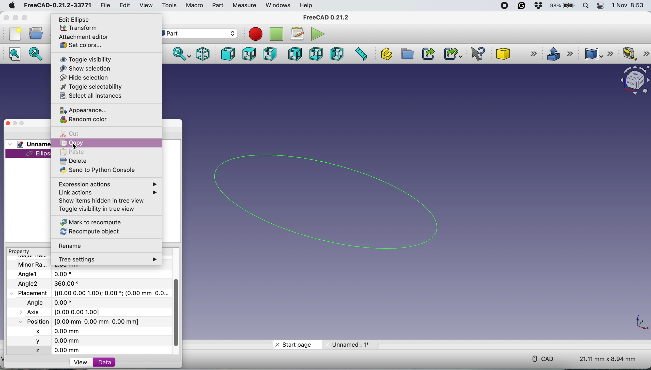 The height and width of the screenshot is (370, 651). I want to click on transform, so click(78, 27).